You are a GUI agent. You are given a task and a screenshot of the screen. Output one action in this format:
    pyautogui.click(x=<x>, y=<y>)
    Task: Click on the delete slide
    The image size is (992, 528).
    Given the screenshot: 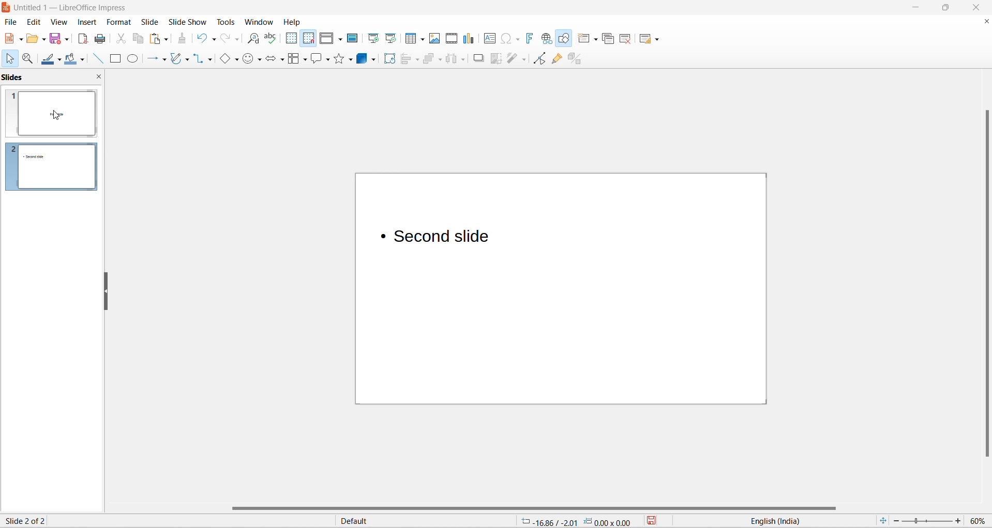 What is the action you would take?
    pyautogui.click(x=626, y=39)
    